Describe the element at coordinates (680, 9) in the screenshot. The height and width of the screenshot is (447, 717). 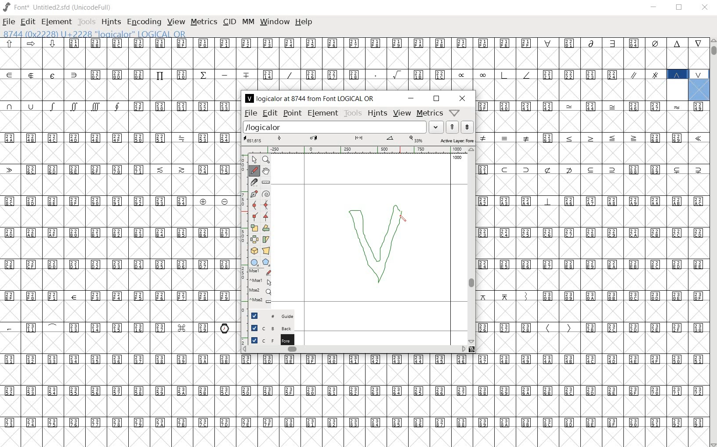
I see `restore` at that location.